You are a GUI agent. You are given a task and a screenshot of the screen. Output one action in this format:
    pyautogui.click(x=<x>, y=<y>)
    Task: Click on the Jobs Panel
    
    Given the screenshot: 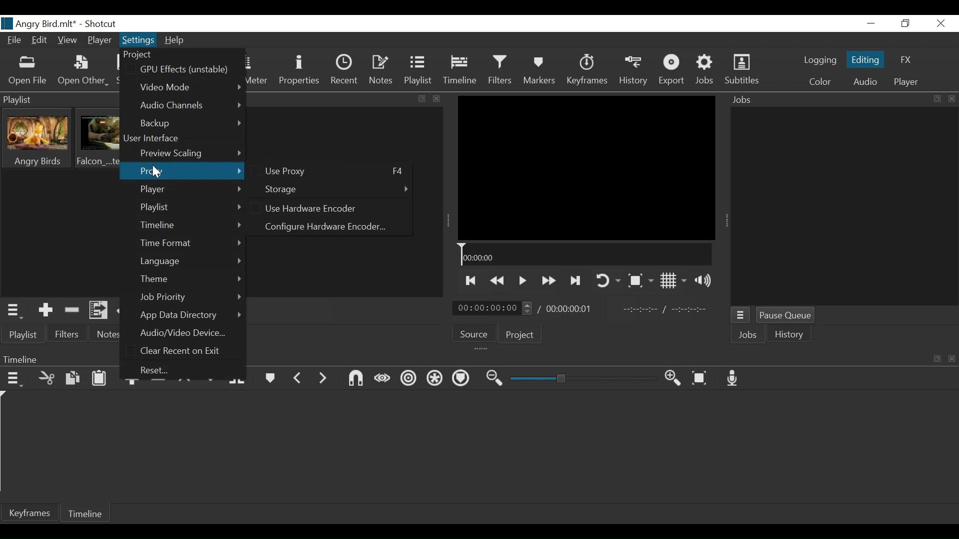 What is the action you would take?
    pyautogui.click(x=842, y=100)
    